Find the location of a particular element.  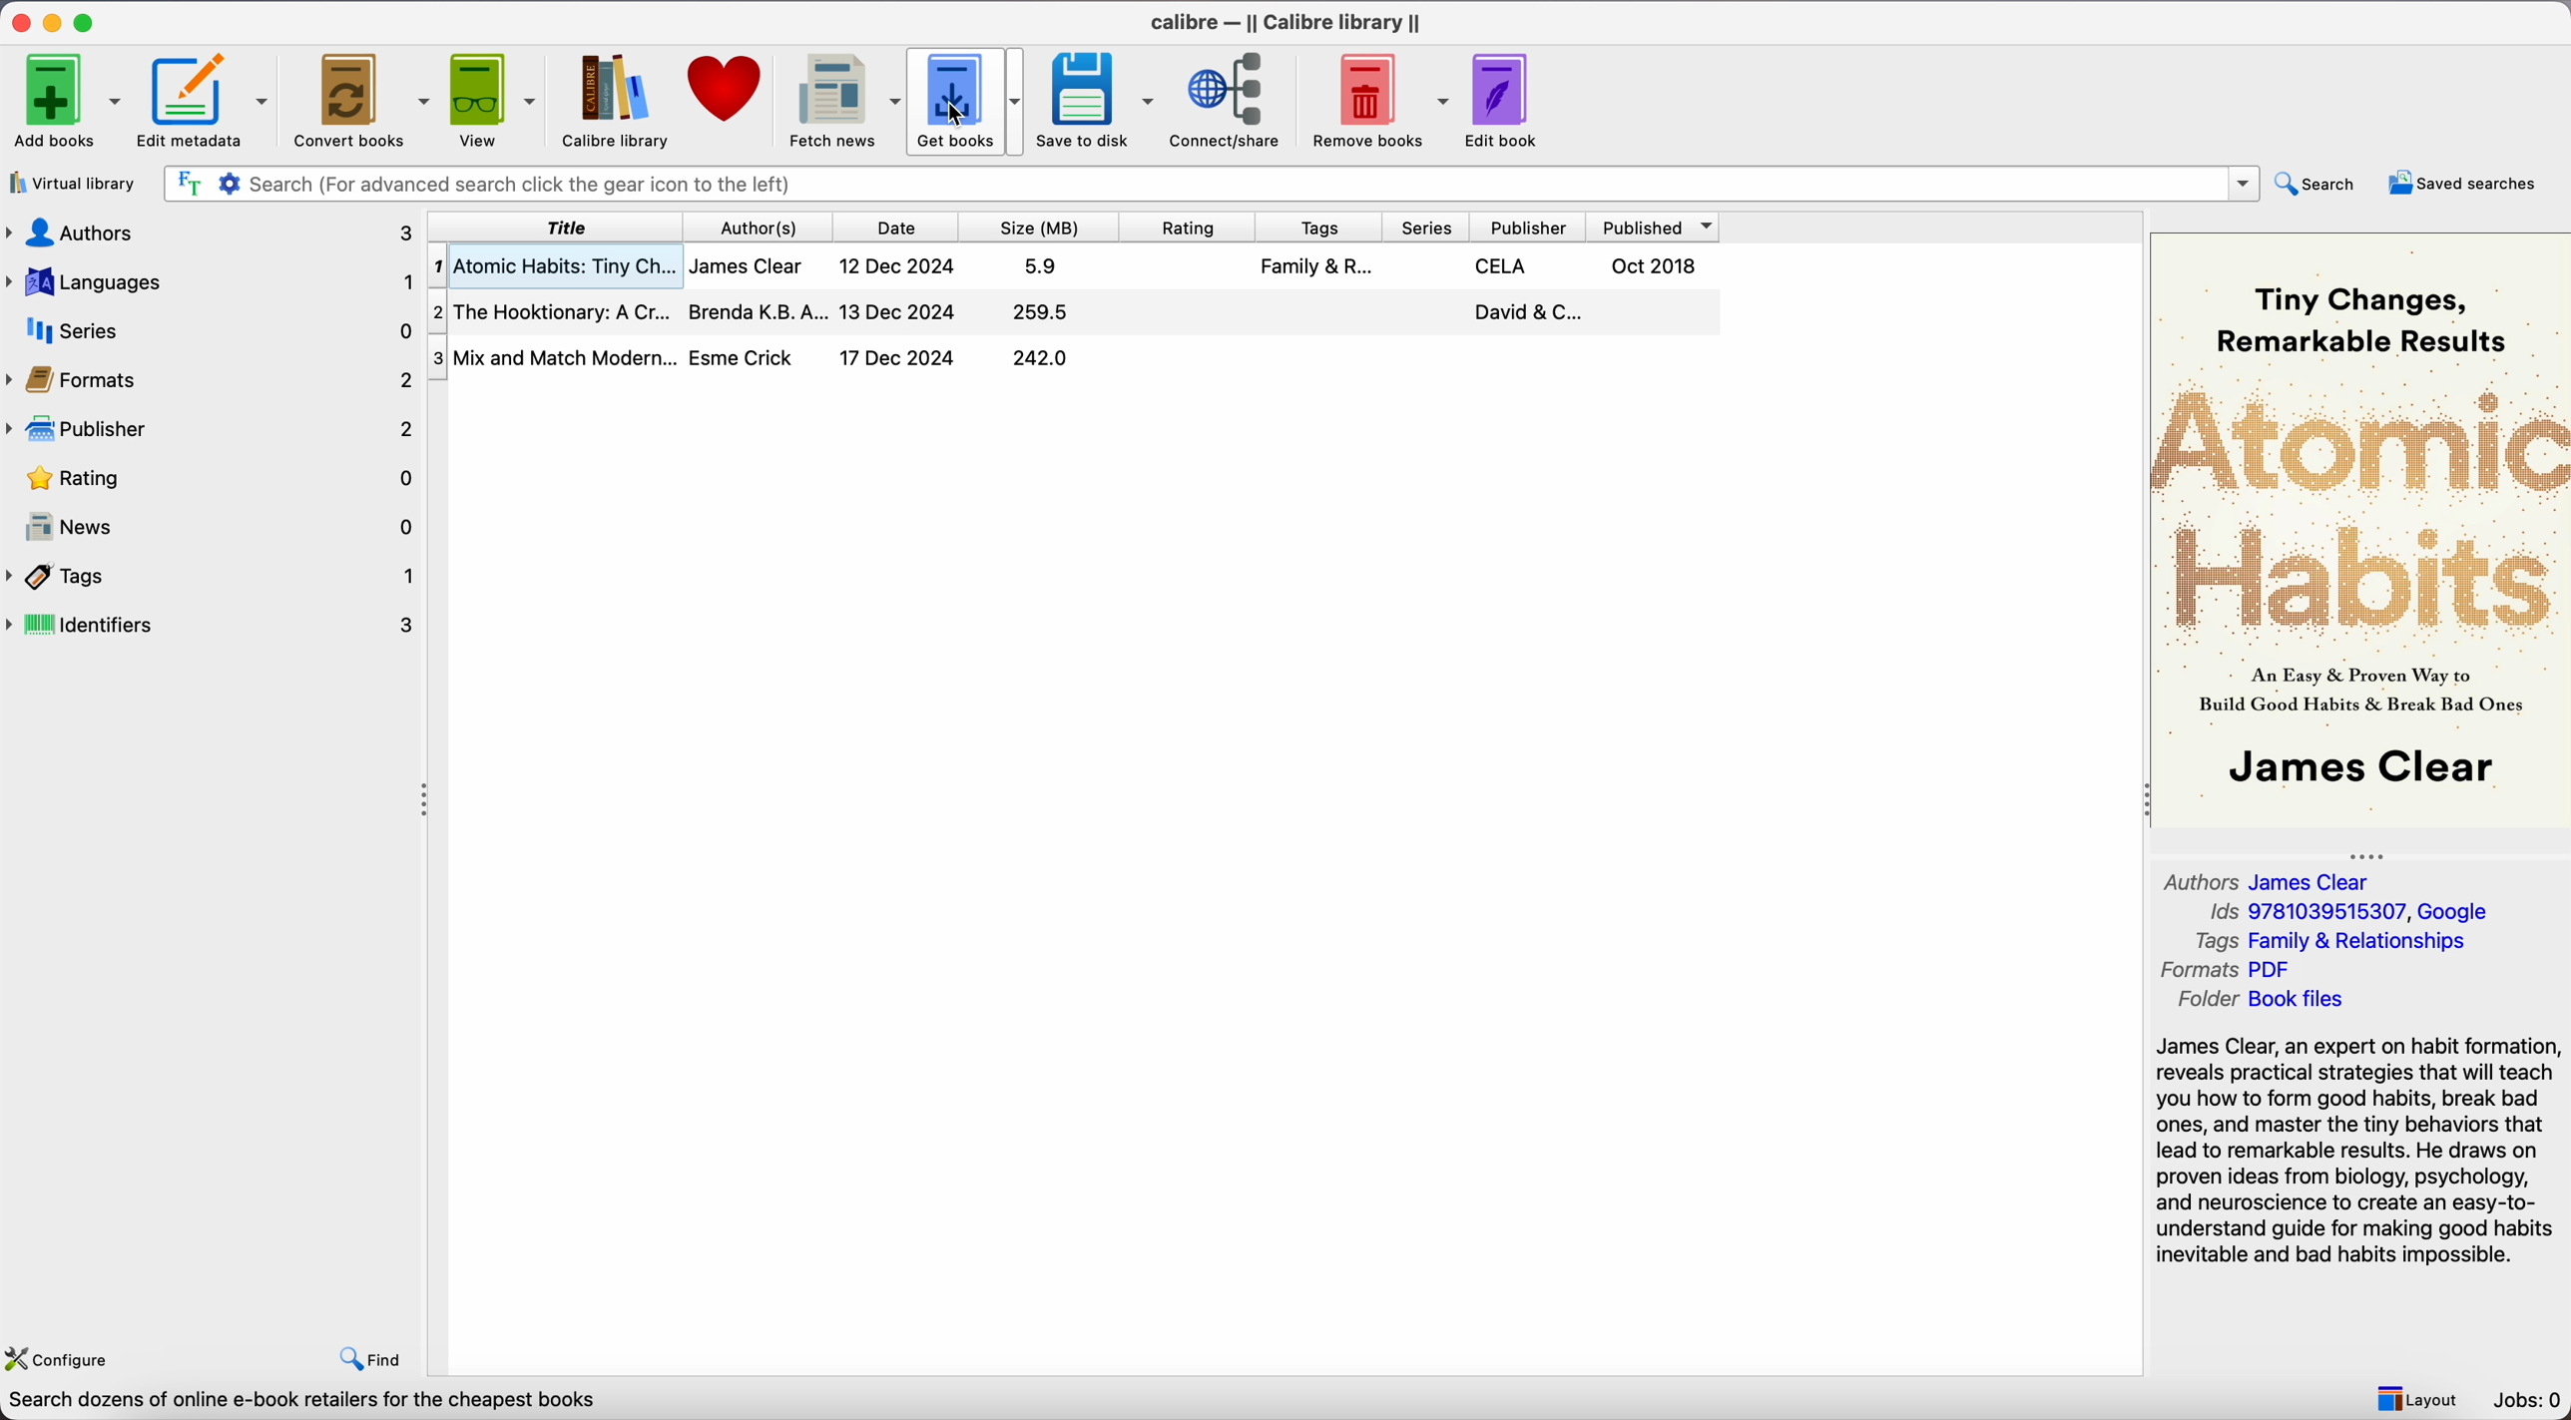

layout is located at coordinates (2416, 1399).